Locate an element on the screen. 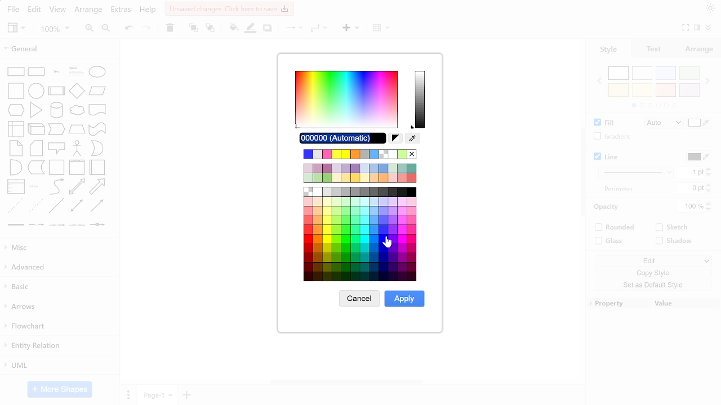 The width and height of the screenshot is (721, 405). view is located at coordinates (17, 29).